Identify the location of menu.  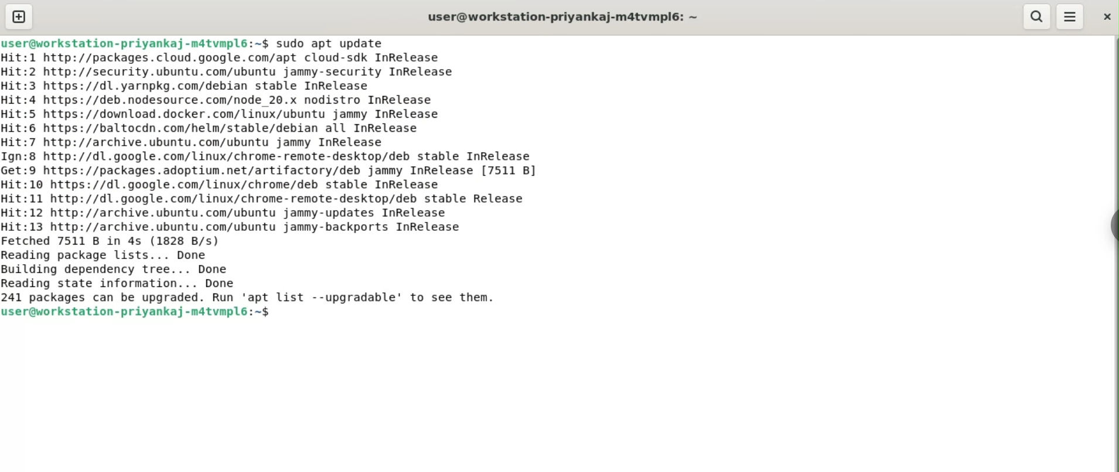
(1070, 16).